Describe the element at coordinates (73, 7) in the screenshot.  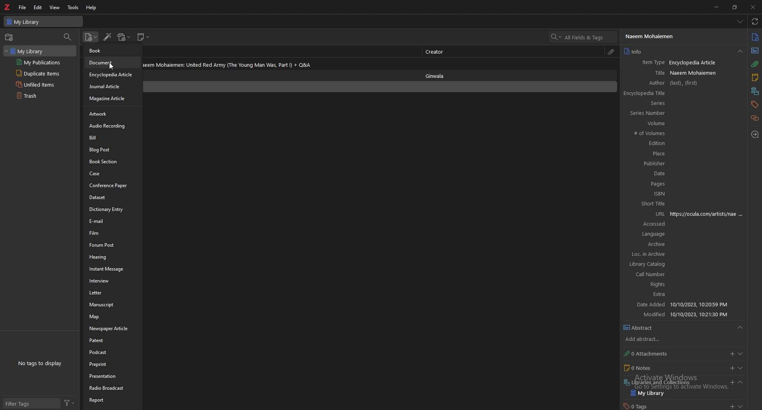
I see `tools` at that location.